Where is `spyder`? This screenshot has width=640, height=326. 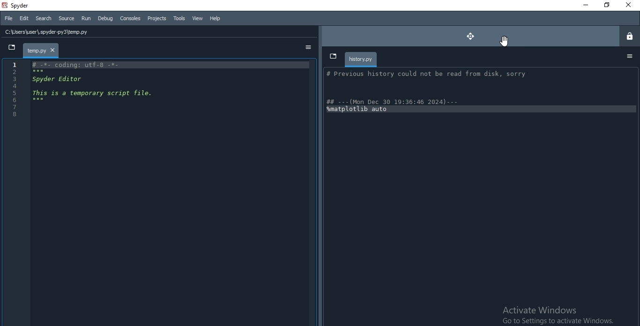
spyder is located at coordinates (19, 6).